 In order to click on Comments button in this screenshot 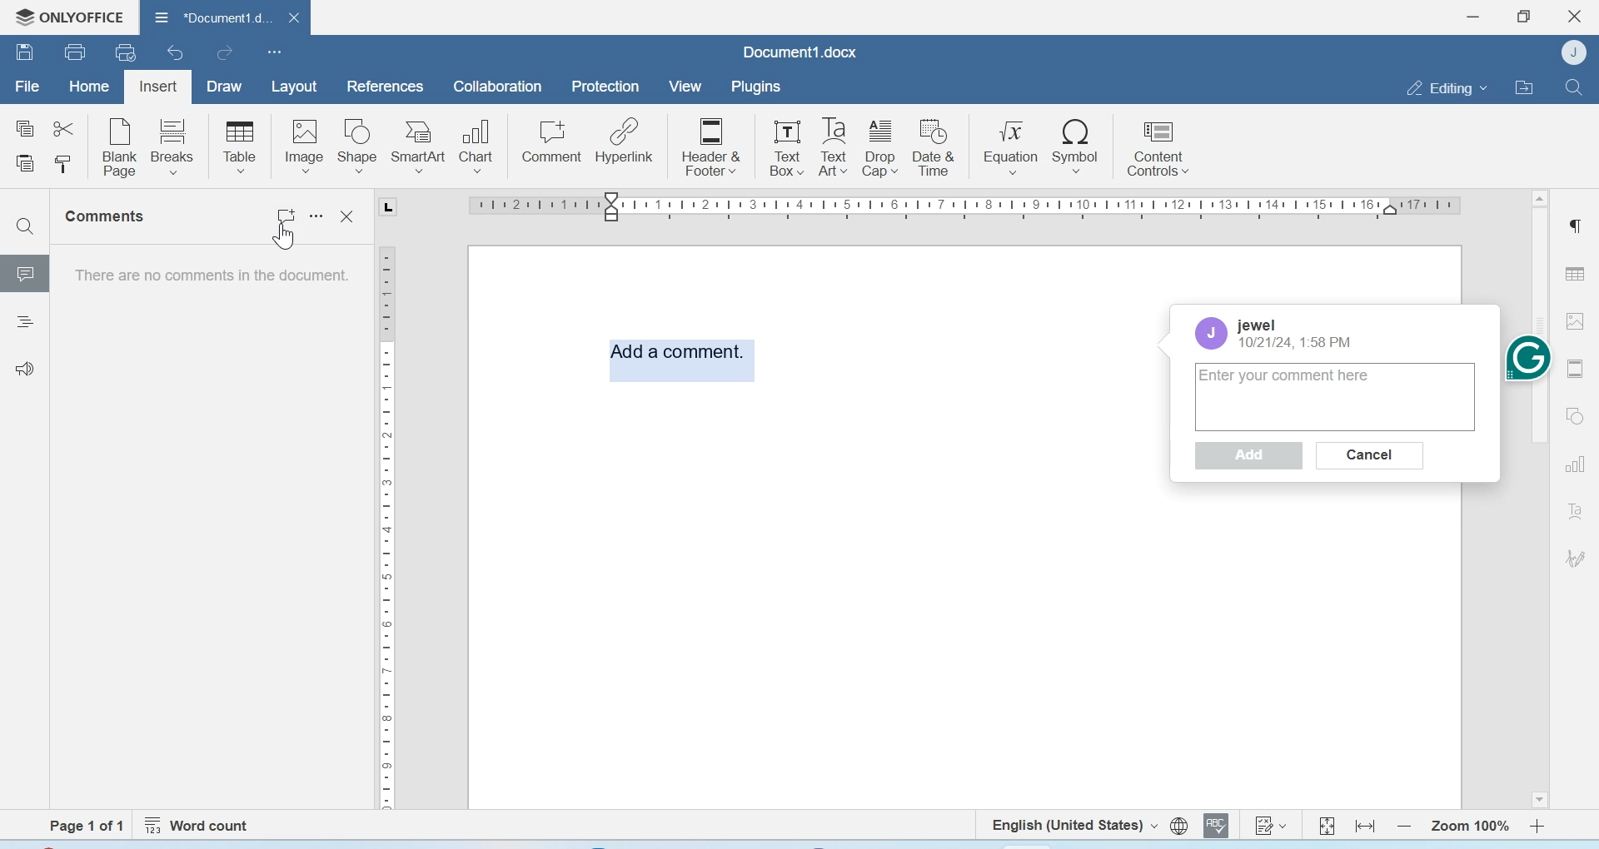, I will do `click(285, 211)`.